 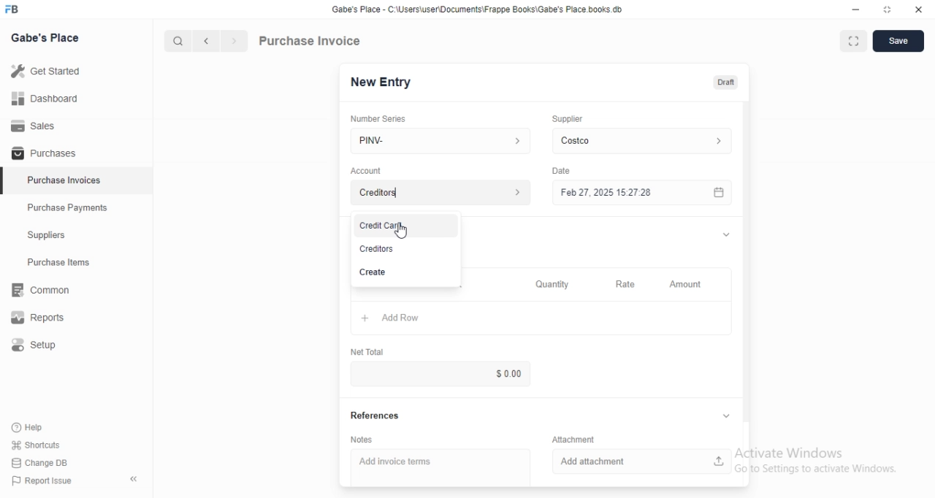 What do you see at coordinates (367, 352) in the screenshot?
I see `Net Total` at bounding box center [367, 352].